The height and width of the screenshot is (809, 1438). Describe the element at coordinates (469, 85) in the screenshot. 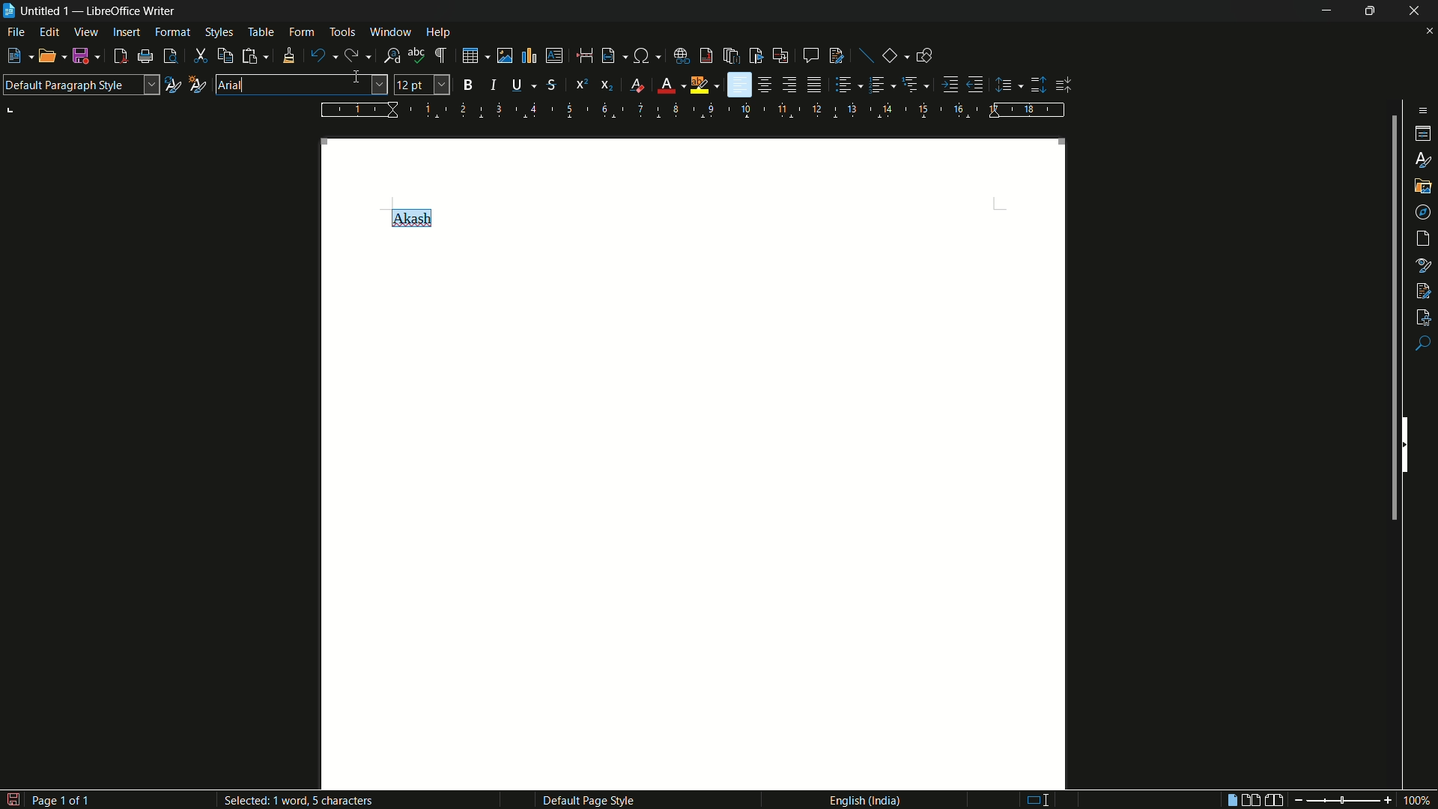

I see `bold` at that location.